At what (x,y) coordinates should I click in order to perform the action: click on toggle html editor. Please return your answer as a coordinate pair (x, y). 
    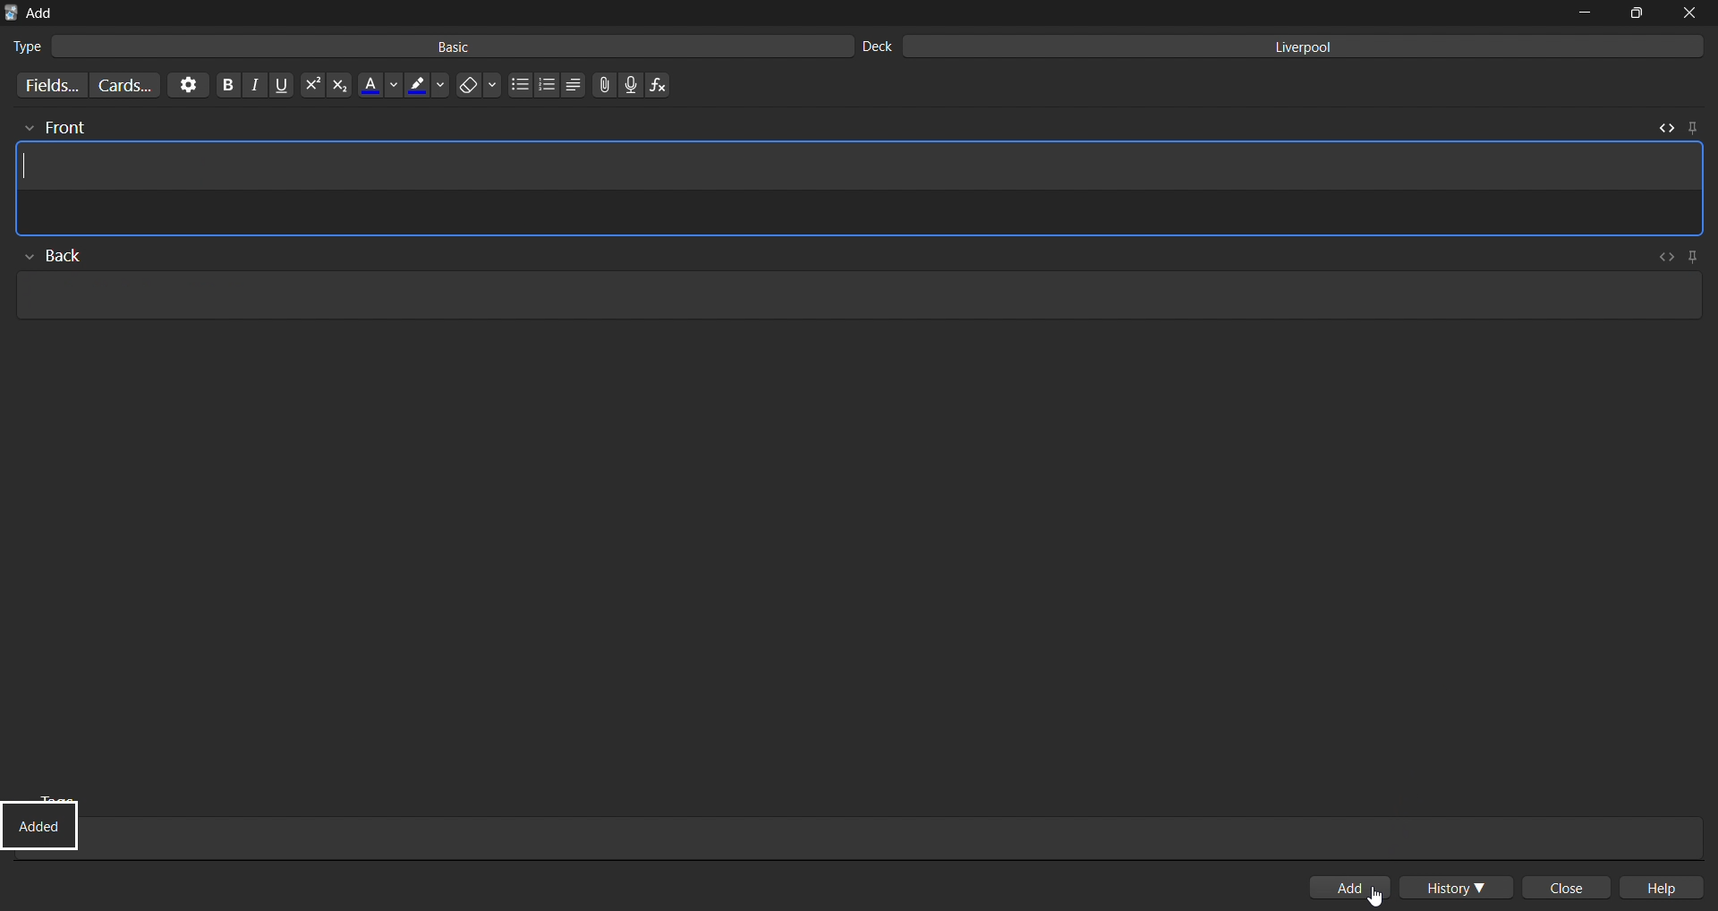
    Looking at the image, I should click on (1663, 126).